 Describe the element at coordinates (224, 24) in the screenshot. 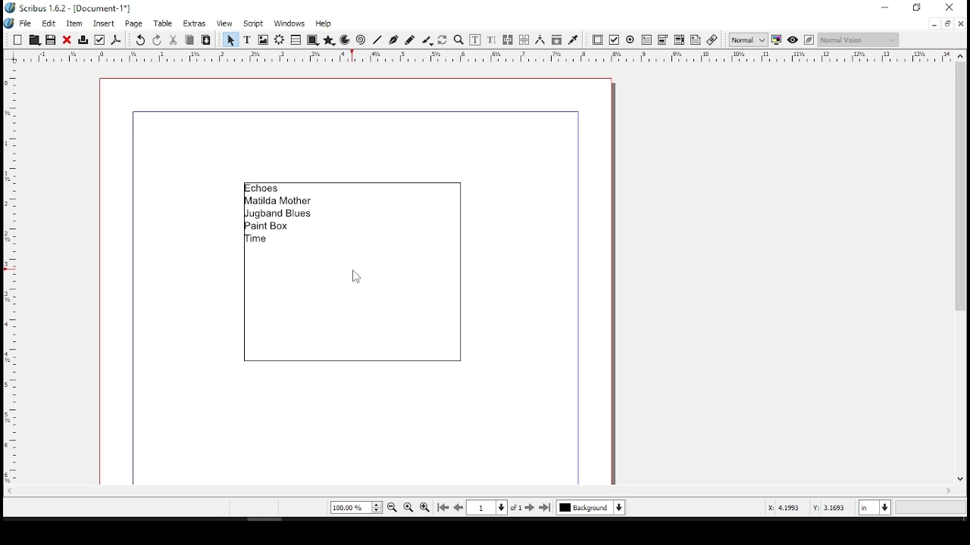

I see `view` at that location.